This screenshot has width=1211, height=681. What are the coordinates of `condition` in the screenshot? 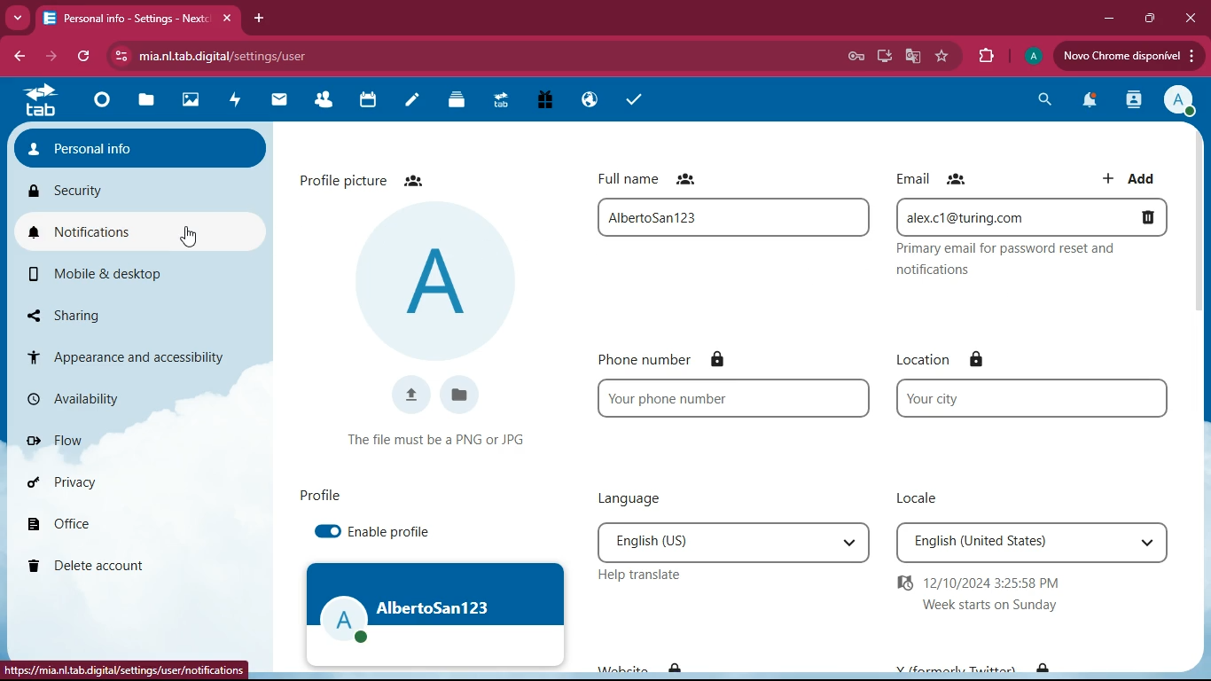 It's located at (439, 437).